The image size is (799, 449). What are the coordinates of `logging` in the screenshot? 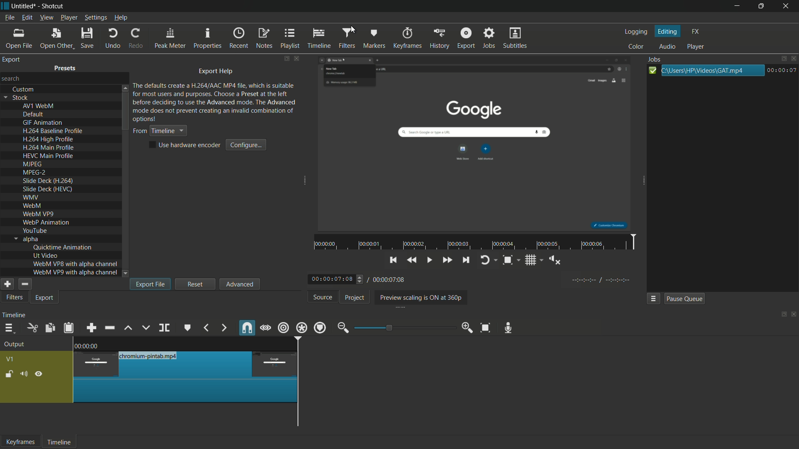 It's located at (635, 32).